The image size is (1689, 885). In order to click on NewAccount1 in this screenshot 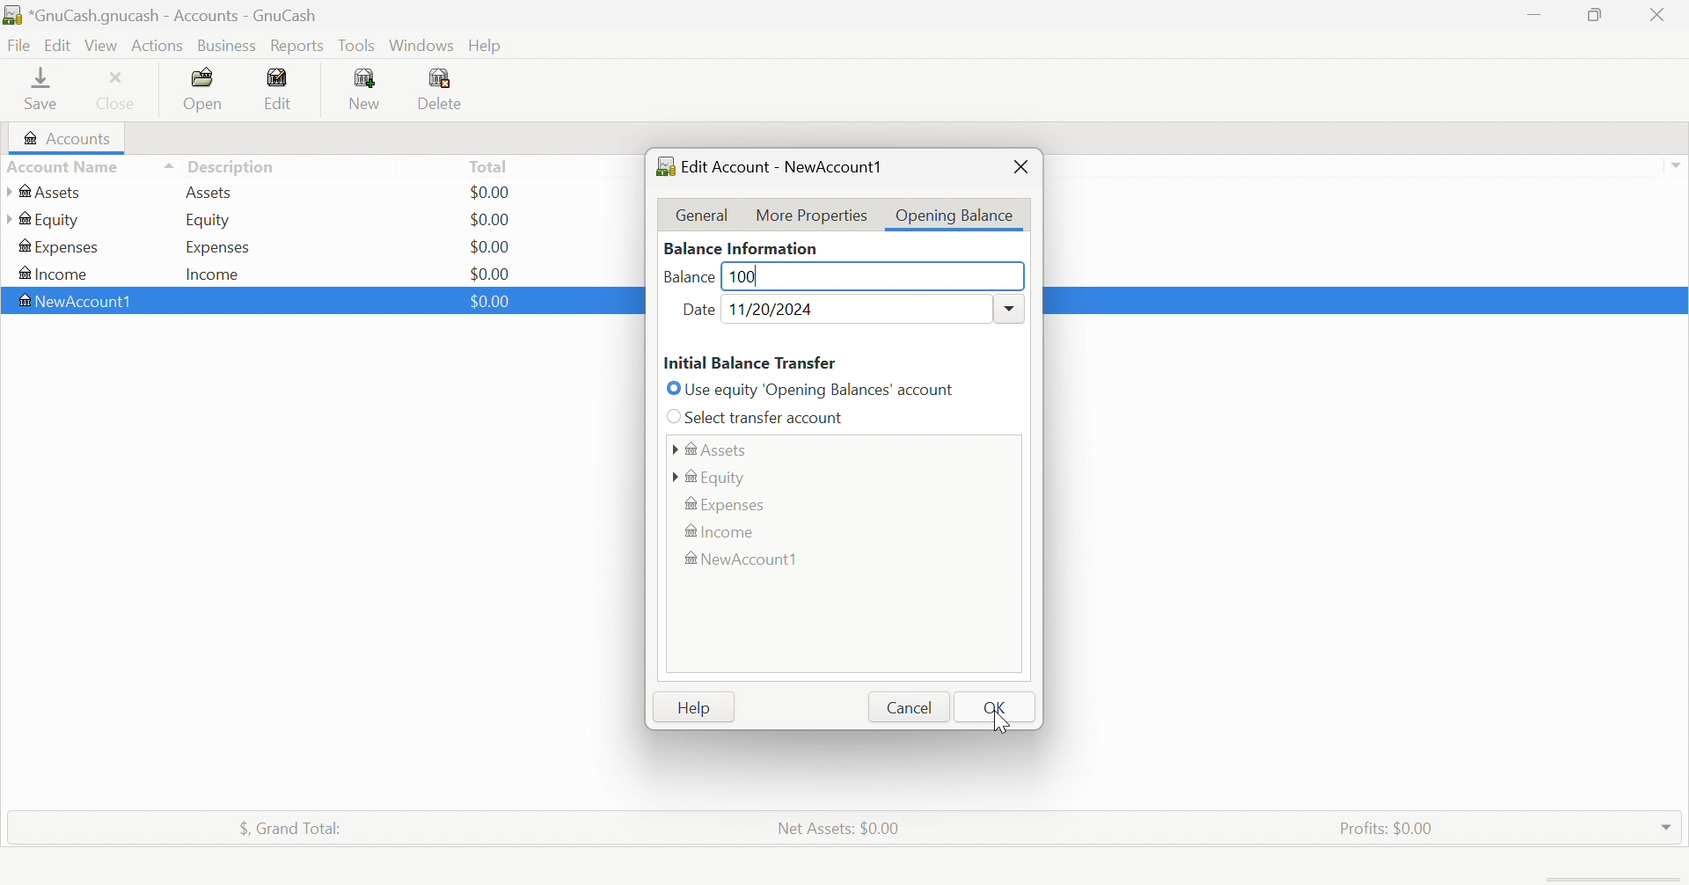, I will do `click(80, 301)`.